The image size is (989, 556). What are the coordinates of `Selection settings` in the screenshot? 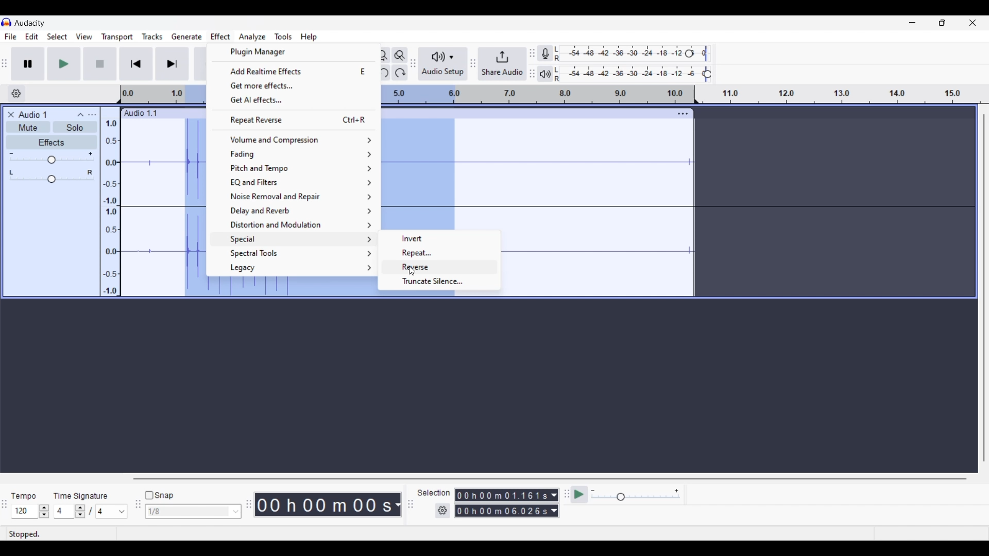 It's located at (443, 511).